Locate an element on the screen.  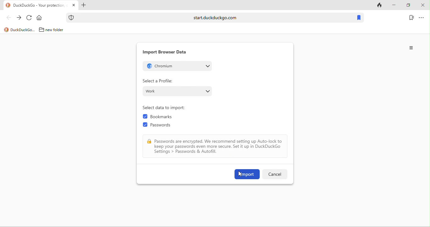
select profile is located at coordinates (178, 91).